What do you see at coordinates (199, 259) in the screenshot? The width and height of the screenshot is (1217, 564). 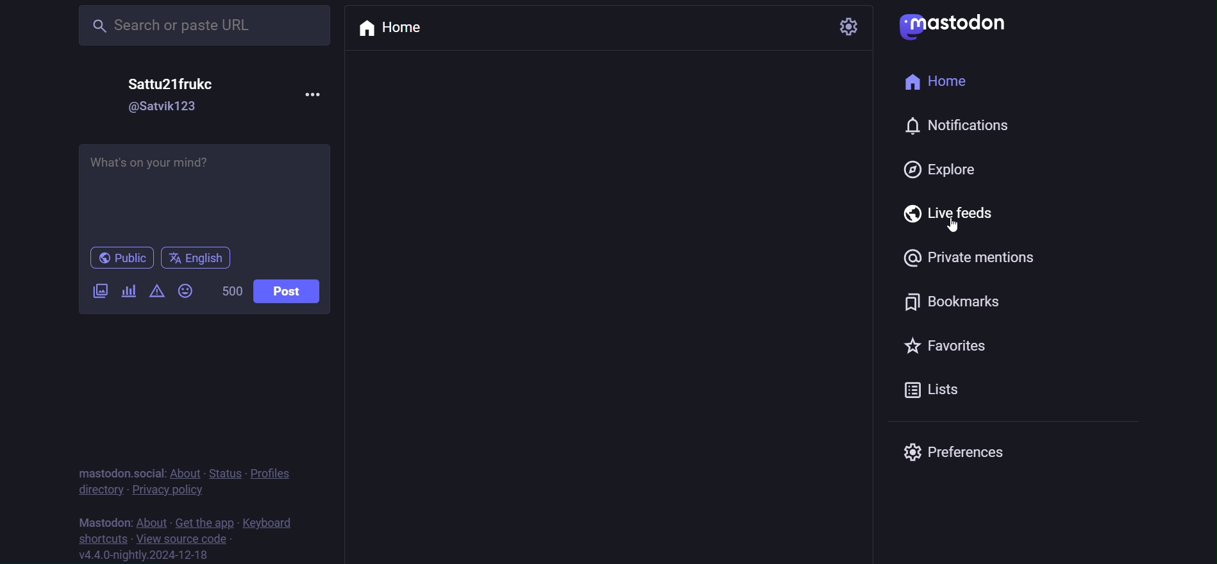 I see `english` at bounding box center [199, 259].